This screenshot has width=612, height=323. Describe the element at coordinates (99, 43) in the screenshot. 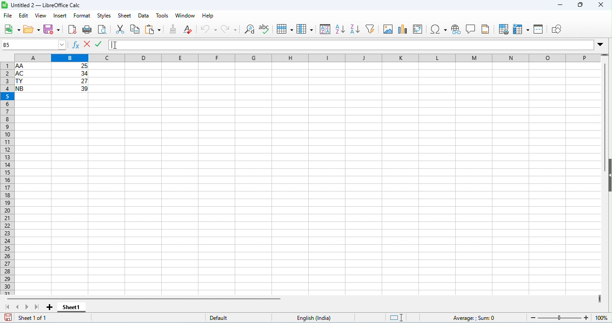

I see `accept` at that location.